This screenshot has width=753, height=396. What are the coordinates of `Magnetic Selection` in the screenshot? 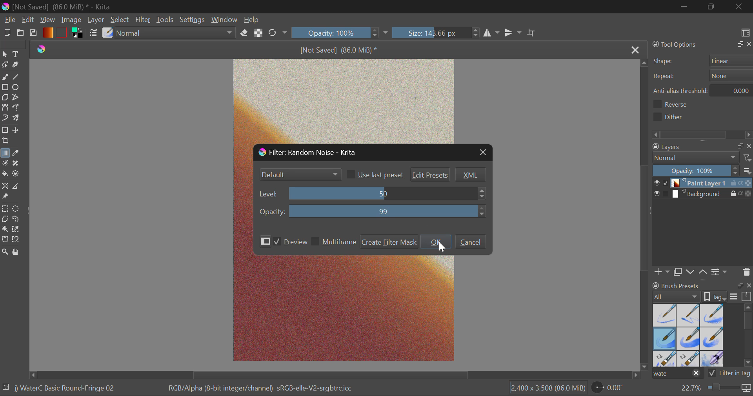 It's located at (16, 240).